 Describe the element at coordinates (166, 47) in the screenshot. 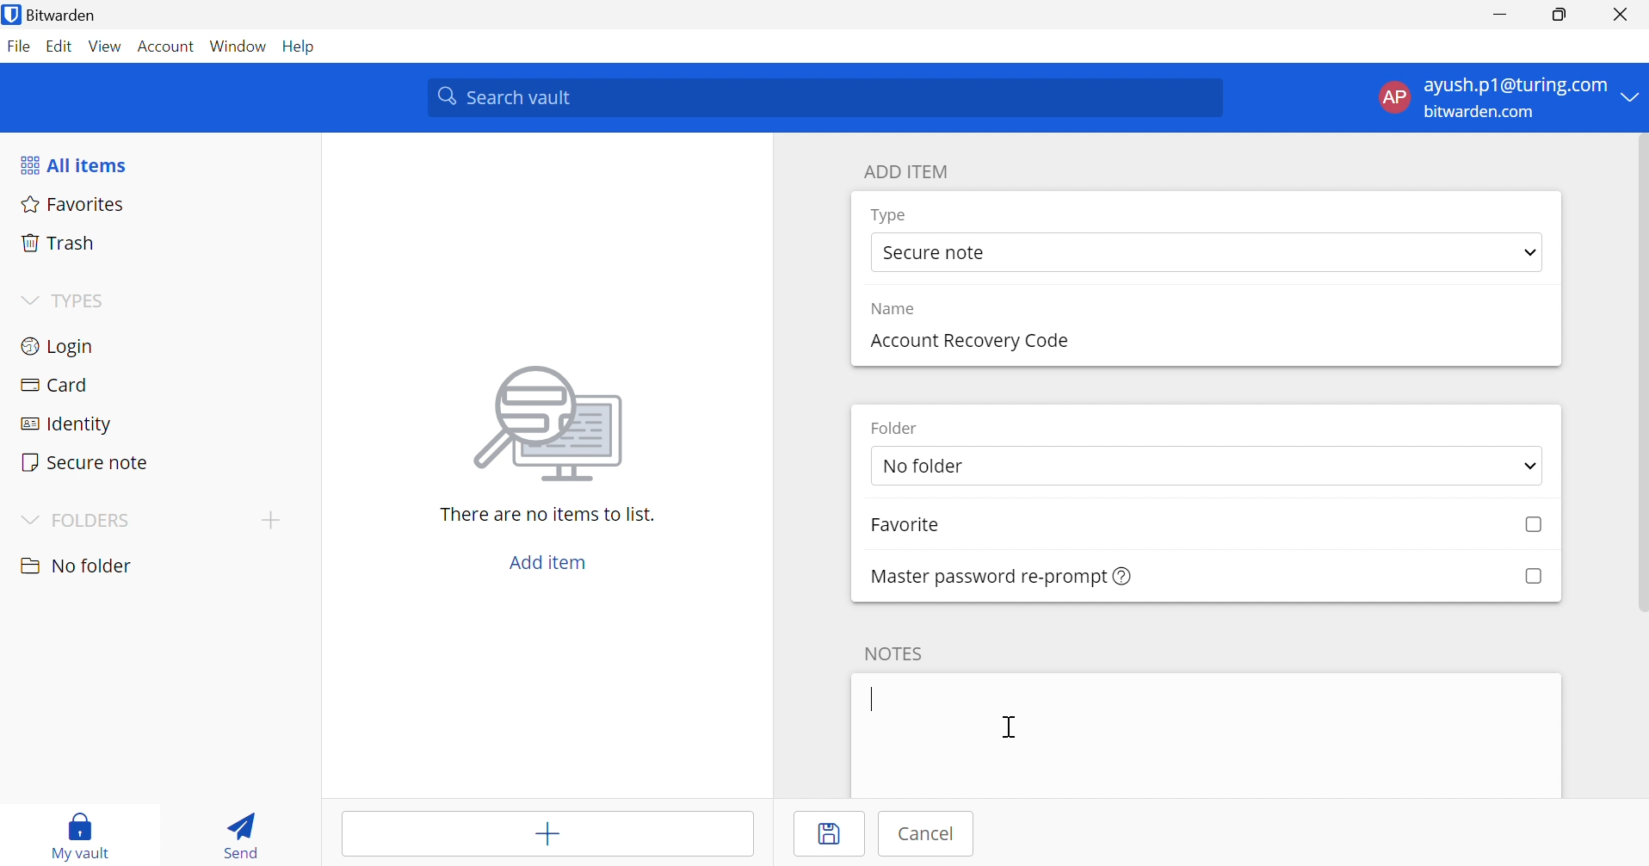

I see `Account` at that location.